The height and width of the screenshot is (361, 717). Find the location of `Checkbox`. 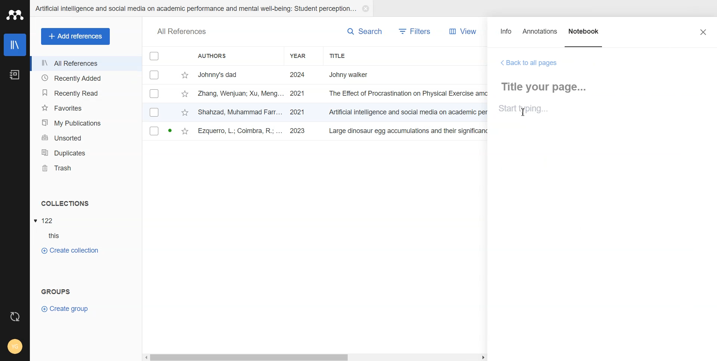

Checkbox is located at coordinates (155, 56).